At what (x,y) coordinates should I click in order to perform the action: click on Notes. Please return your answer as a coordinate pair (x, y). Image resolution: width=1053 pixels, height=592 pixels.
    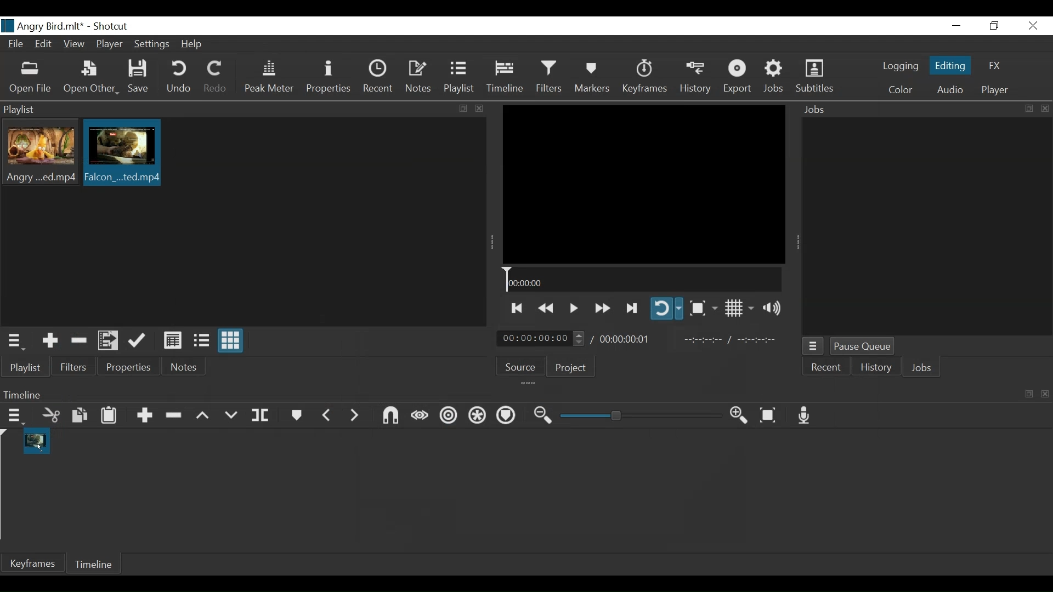
    Looking at the image, I should click on (185, 367).